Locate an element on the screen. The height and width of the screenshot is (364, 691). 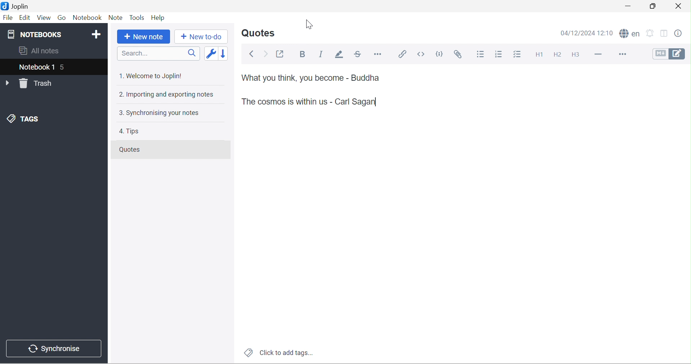
Search is located at coordinates (159, 54).